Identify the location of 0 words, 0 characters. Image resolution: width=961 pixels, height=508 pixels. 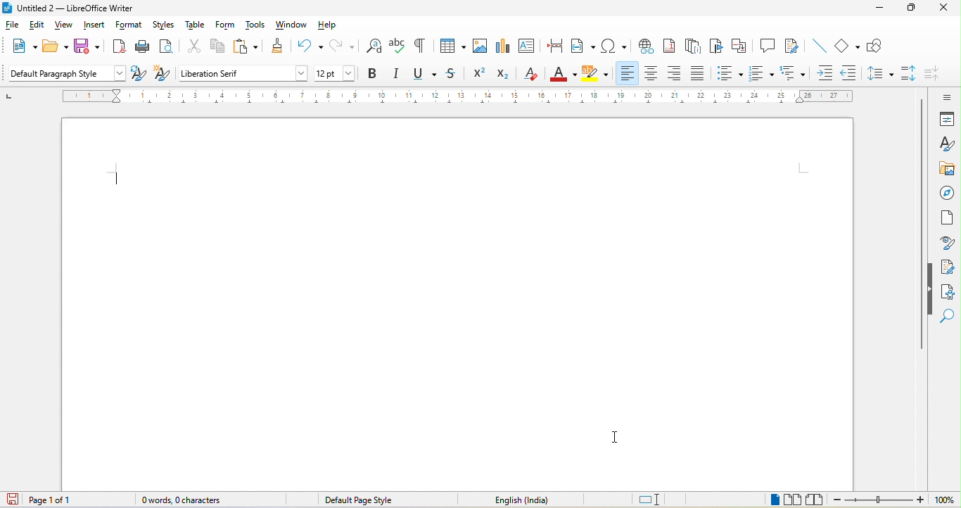
(189, 501).